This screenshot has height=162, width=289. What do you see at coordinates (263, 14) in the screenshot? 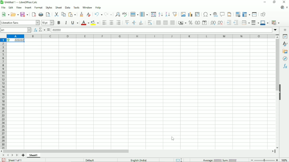
I see `Show draw functions` at bounding box center [263, 14].